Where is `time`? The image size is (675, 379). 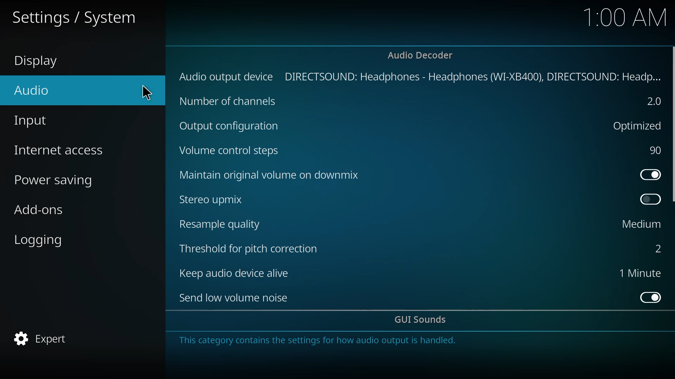
time is located at coordinates (623, 18).